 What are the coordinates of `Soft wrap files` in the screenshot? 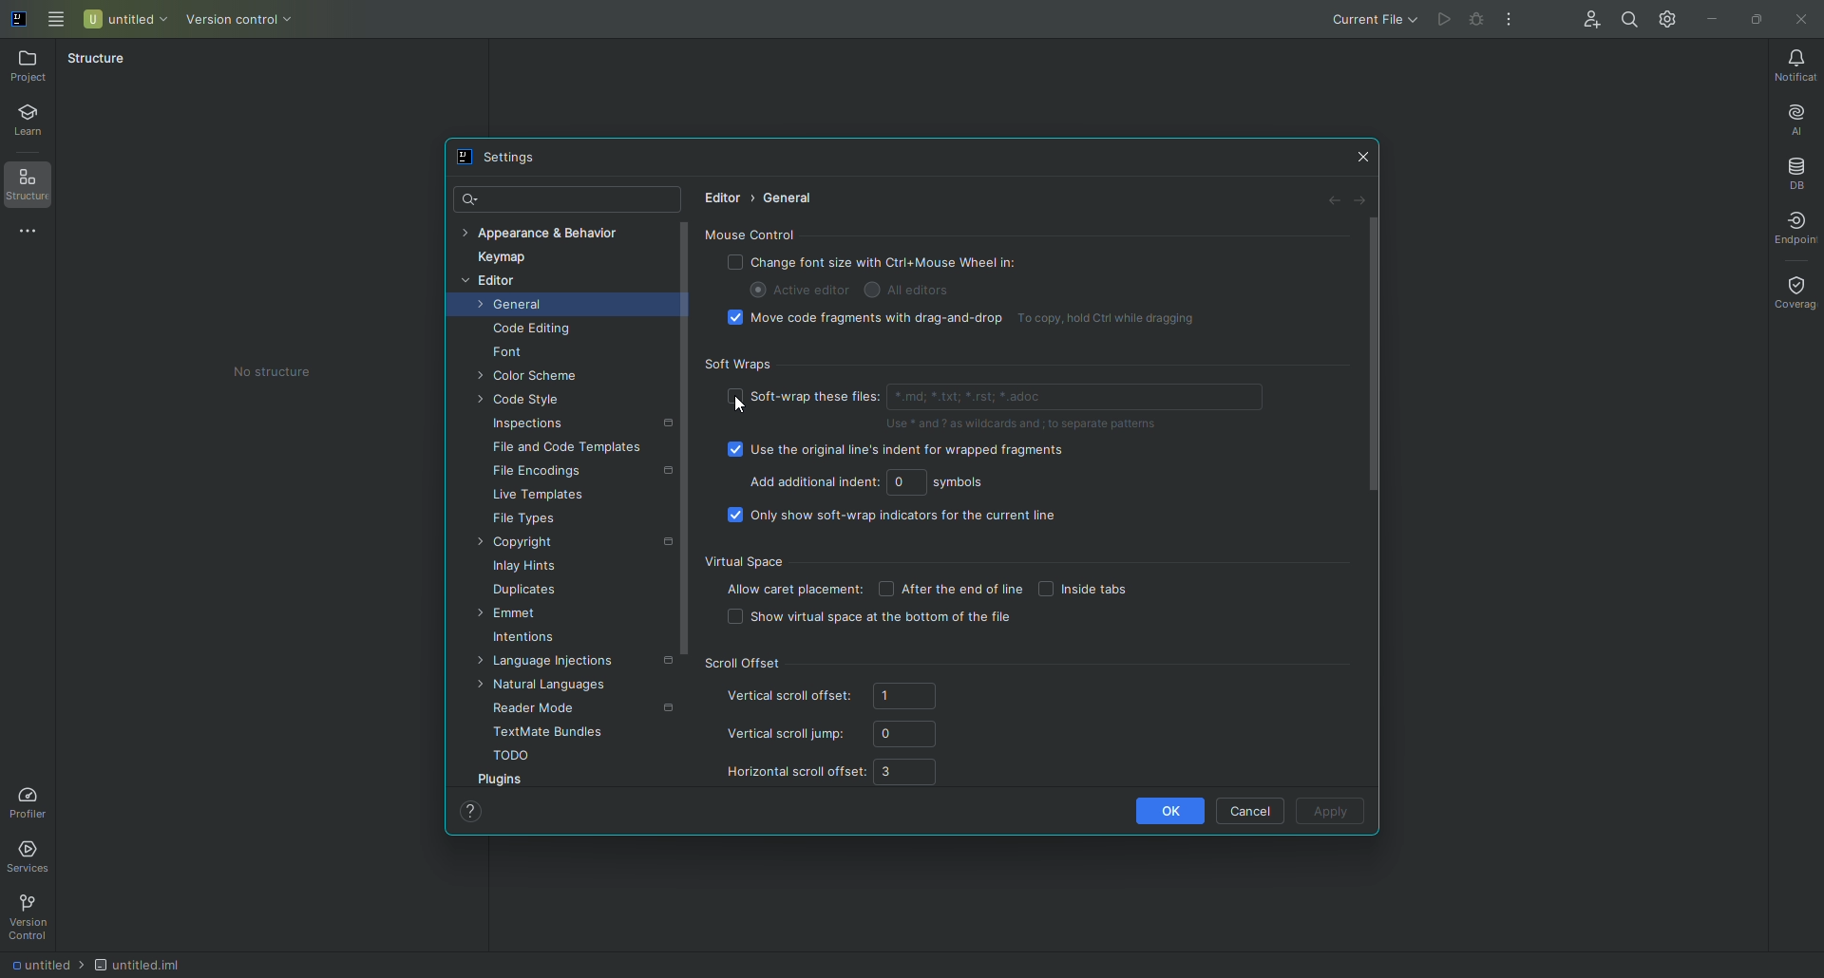 It's located at (1001, 399).